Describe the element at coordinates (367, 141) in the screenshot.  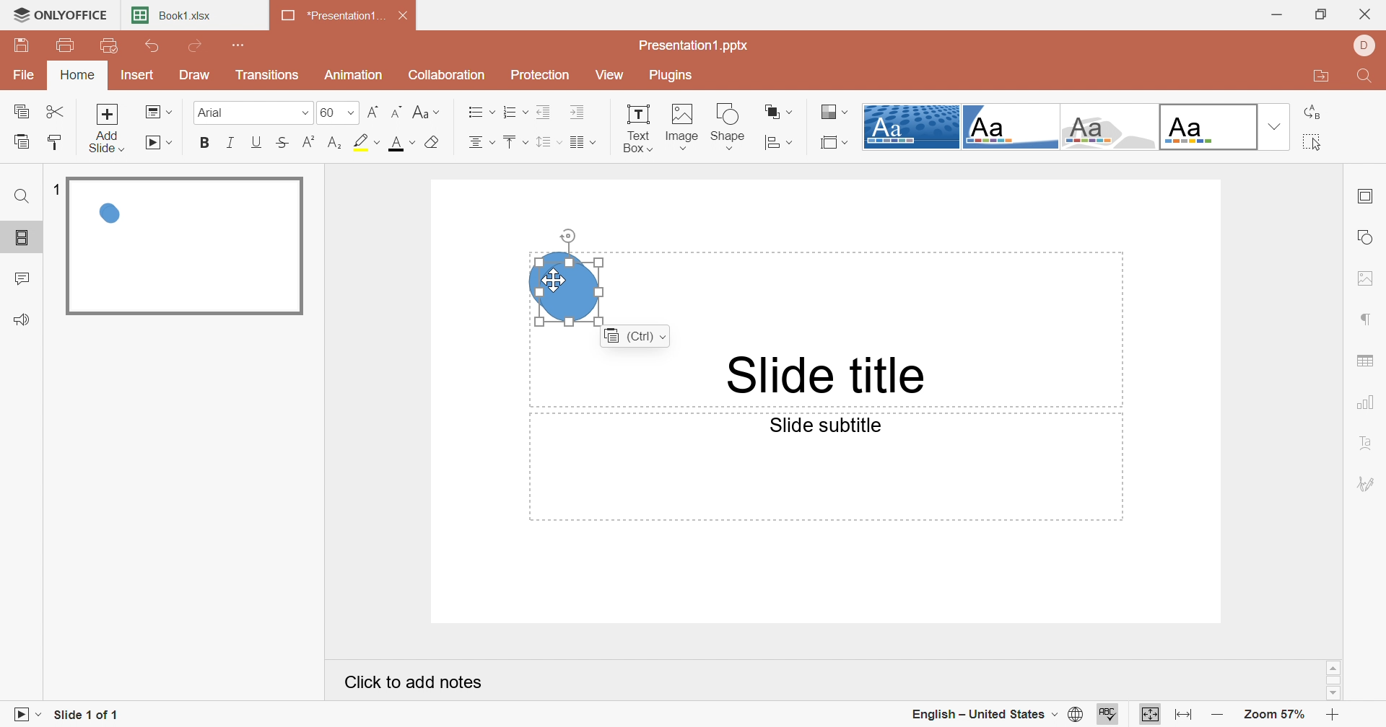
I see `Highlight color` at that location.